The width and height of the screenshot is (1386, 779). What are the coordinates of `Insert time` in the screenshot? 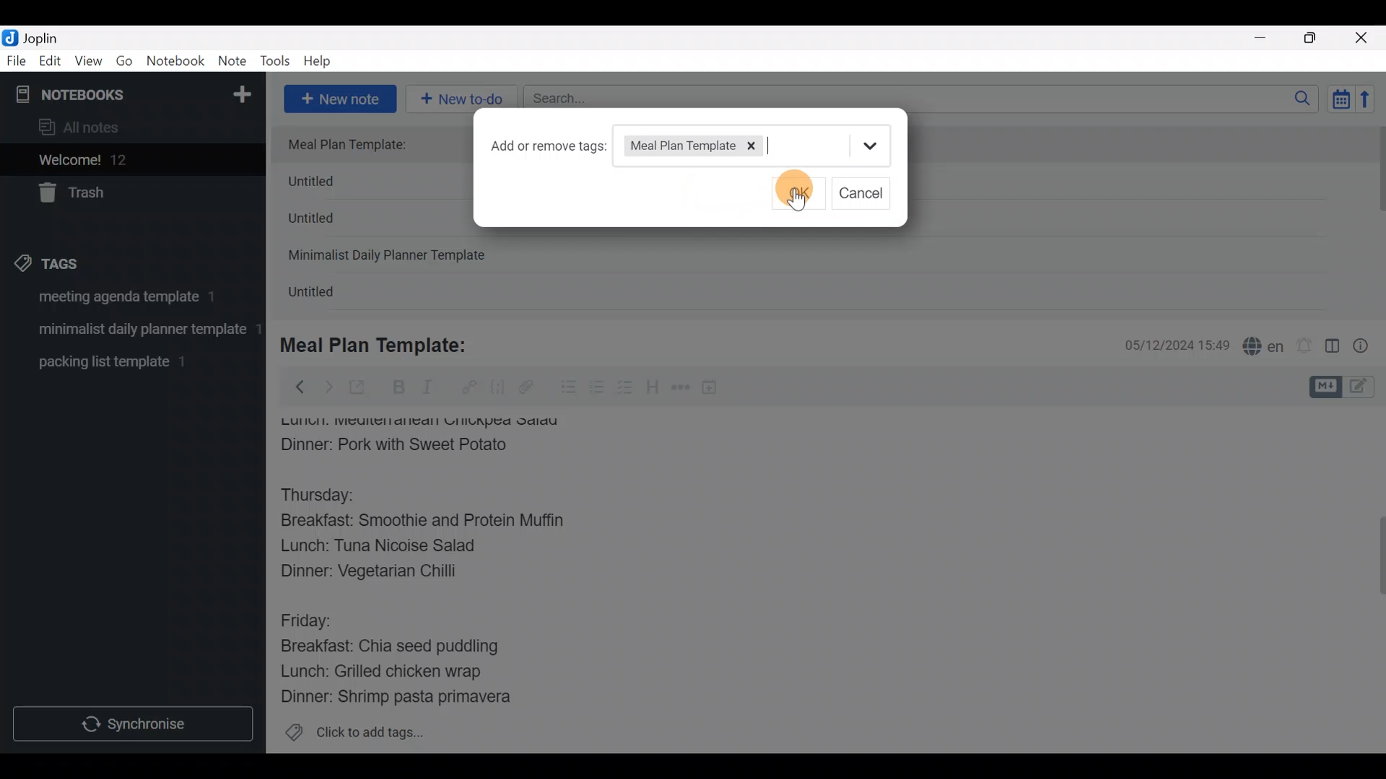 It's located at (716, 389).